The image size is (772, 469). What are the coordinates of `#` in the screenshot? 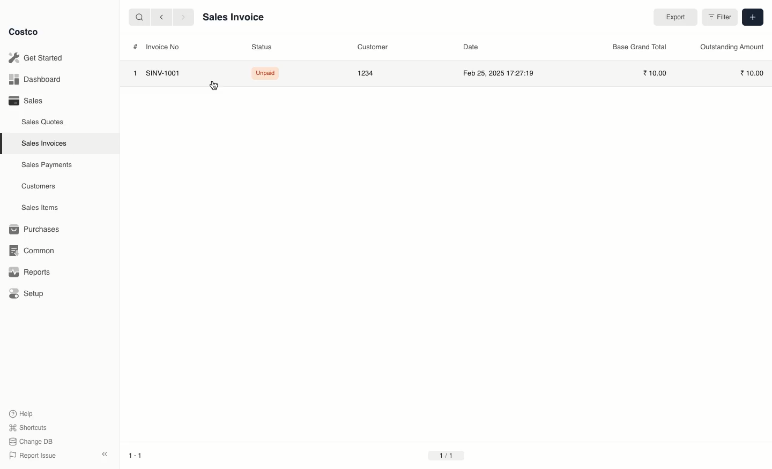 It's located at (136, 47).